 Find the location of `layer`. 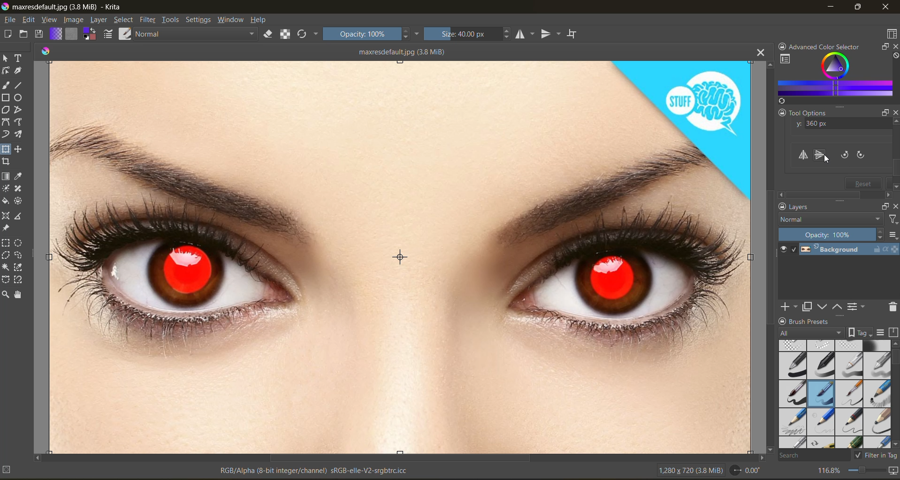

layer is located at coordinates (851, 250).